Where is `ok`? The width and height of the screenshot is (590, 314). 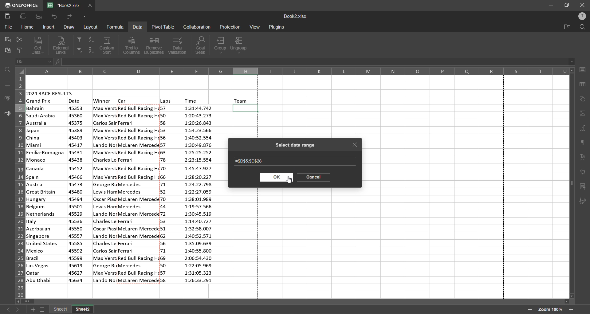
ok is located at coordinates (276, 178).